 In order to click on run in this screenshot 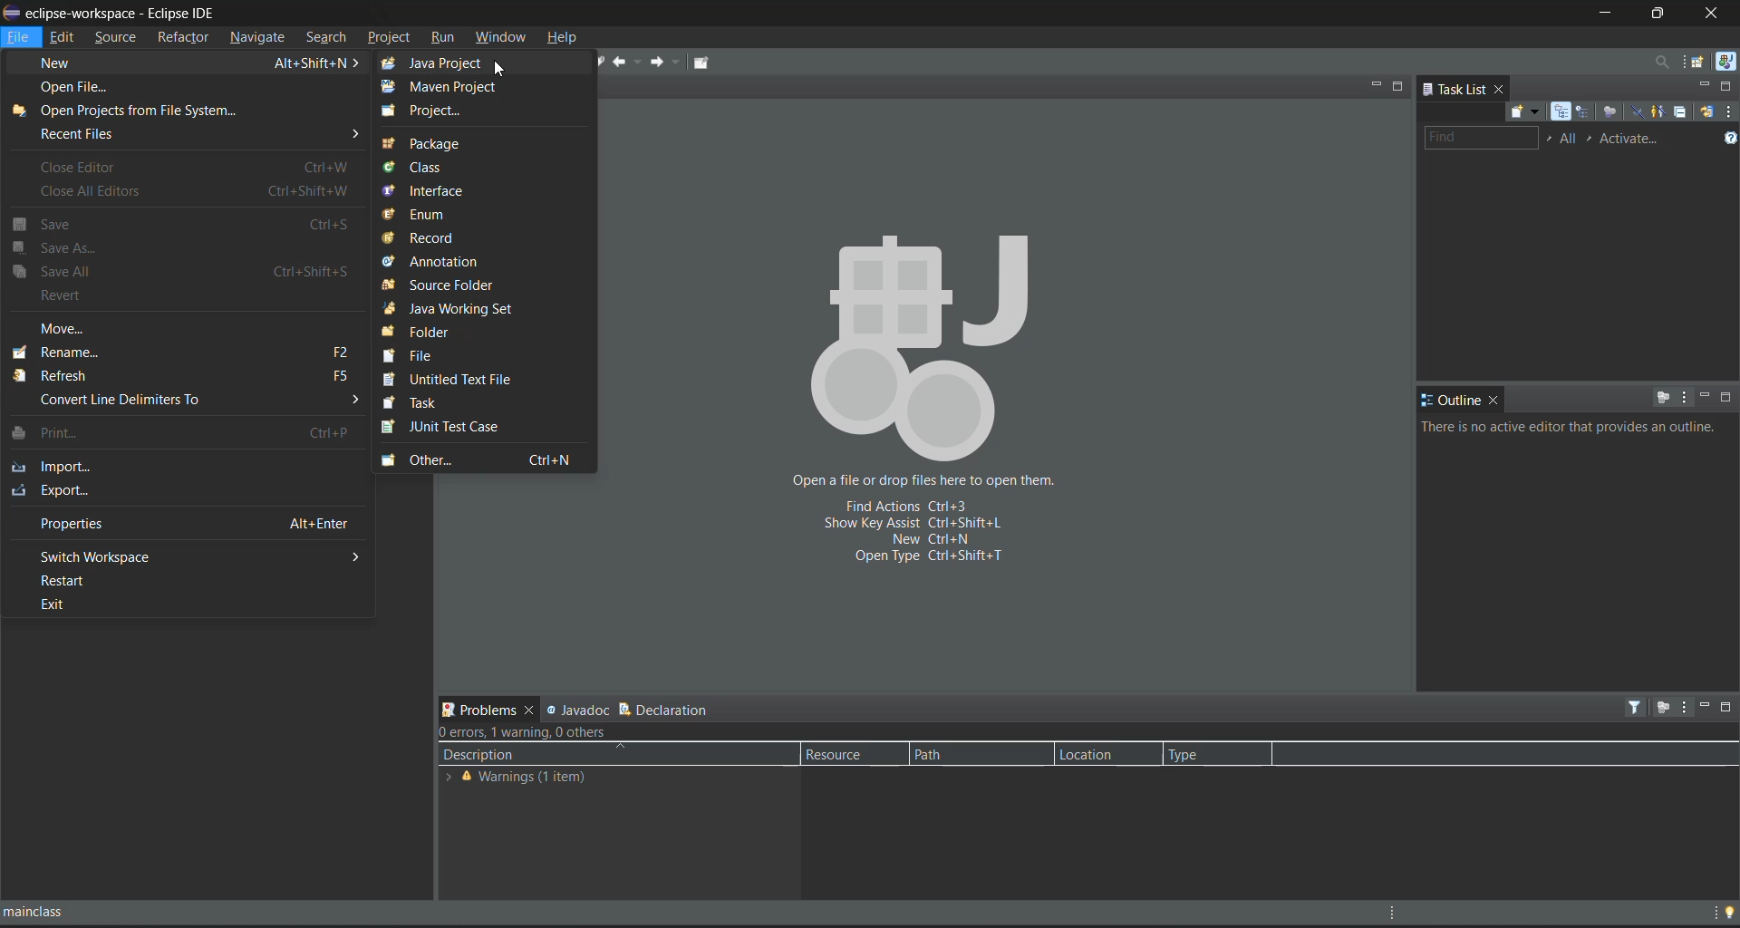, I will do `click(443, 40)`.